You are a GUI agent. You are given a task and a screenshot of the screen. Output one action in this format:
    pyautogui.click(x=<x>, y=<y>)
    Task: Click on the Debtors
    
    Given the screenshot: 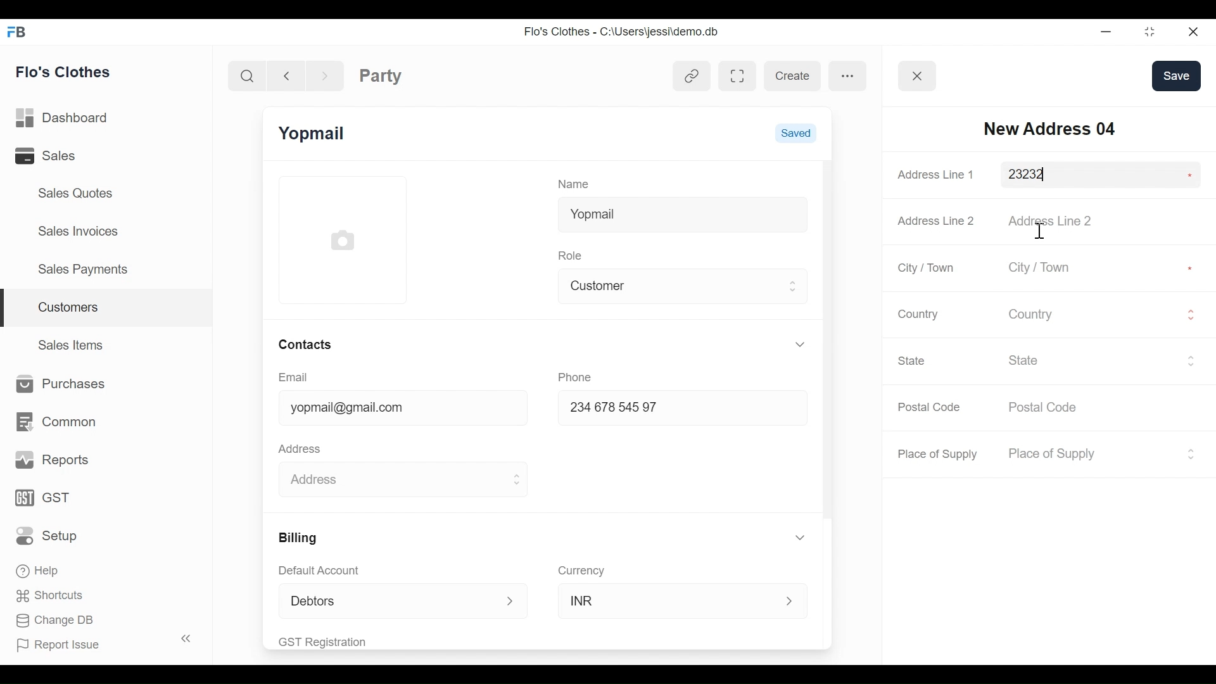 What is the action you would take?
    pyautogui.click(x=383, y=600)
    